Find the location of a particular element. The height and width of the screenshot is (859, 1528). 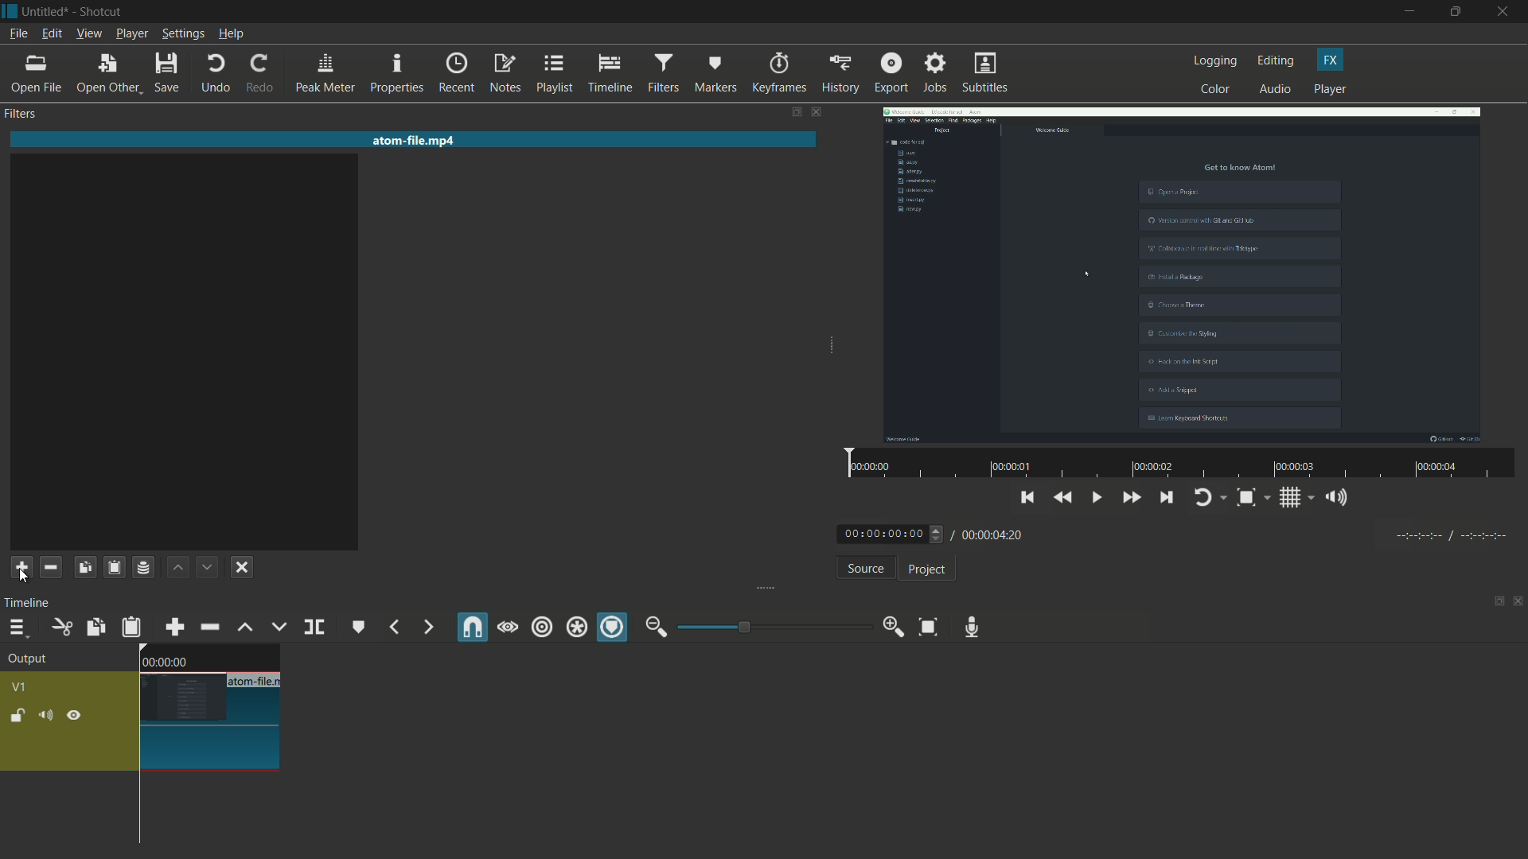

edit menu is located at coordinates (49, 34).